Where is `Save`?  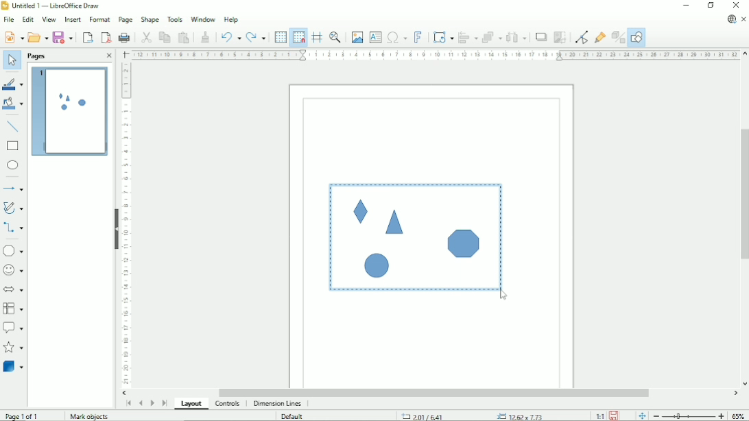 Save is located at coordinates (63, 37).